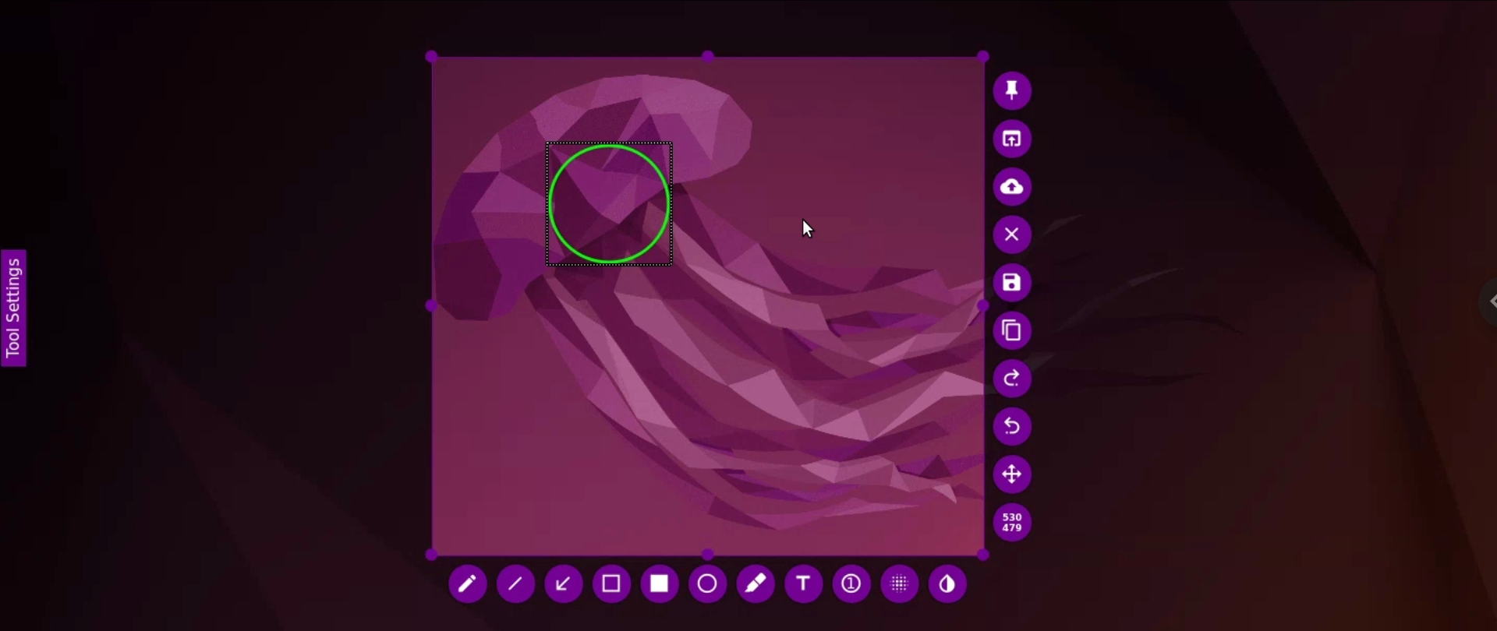  What do you see at coordinates (1013, 186) in the screenshot?
I see `upload` at bounding box center [1013, 186].